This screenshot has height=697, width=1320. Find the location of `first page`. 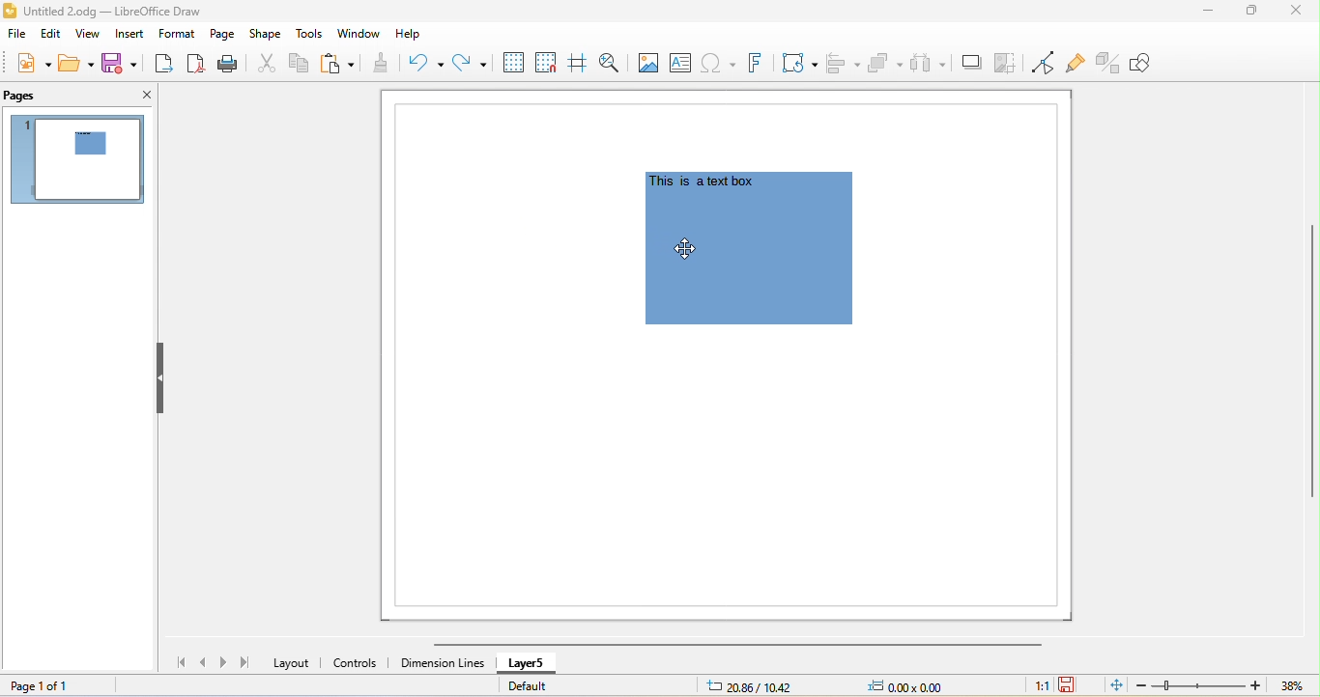

first page is located at coordinates (184, 663).